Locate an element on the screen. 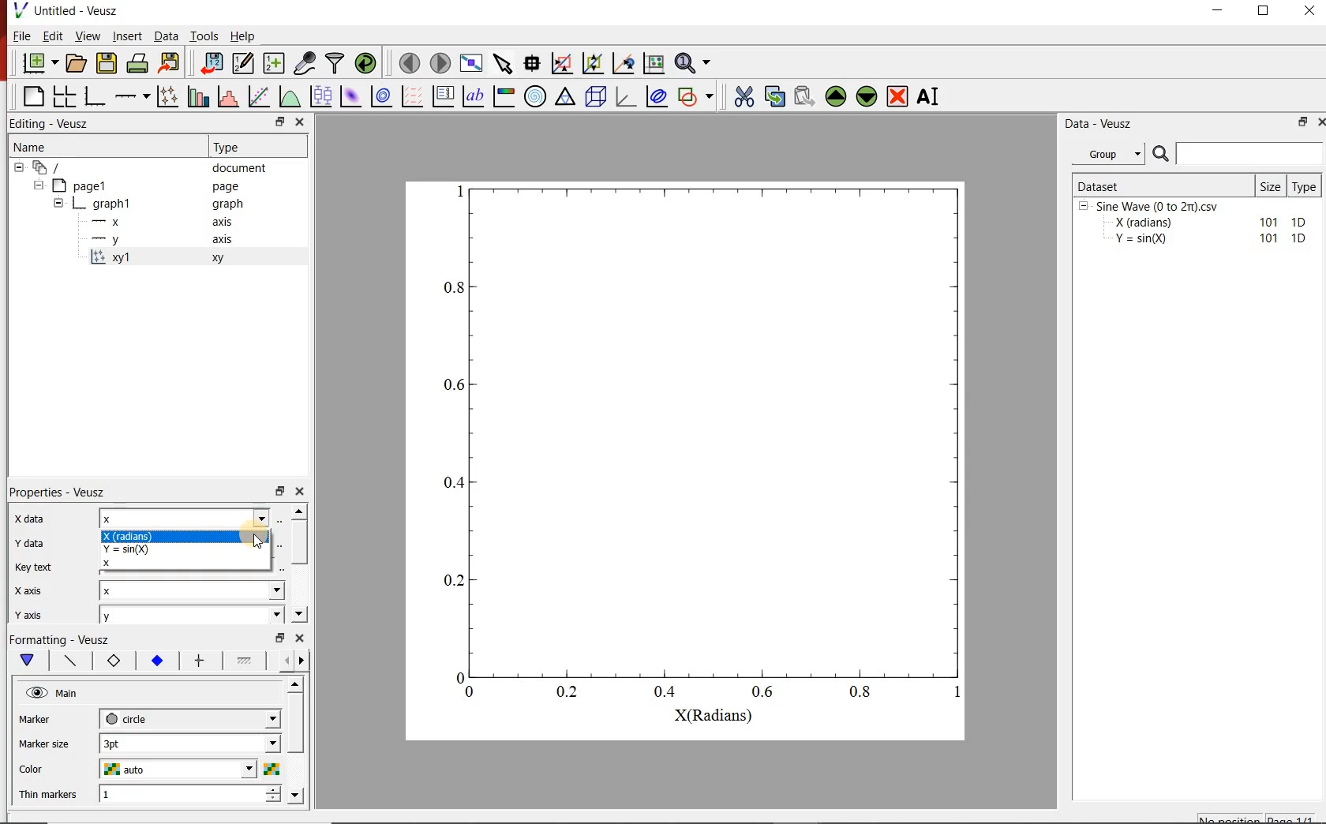 This screenshot has height=824, width=1326. Close is located at coordinates (1311, 10).